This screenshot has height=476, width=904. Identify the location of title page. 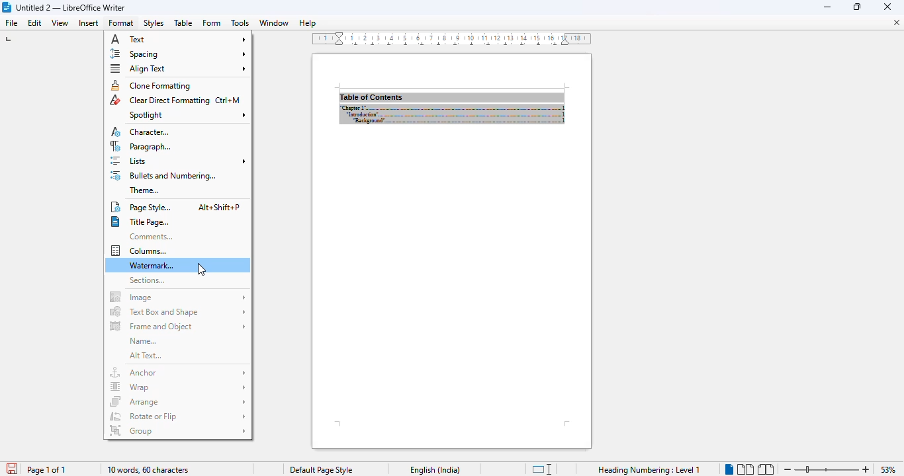
(139, 222).